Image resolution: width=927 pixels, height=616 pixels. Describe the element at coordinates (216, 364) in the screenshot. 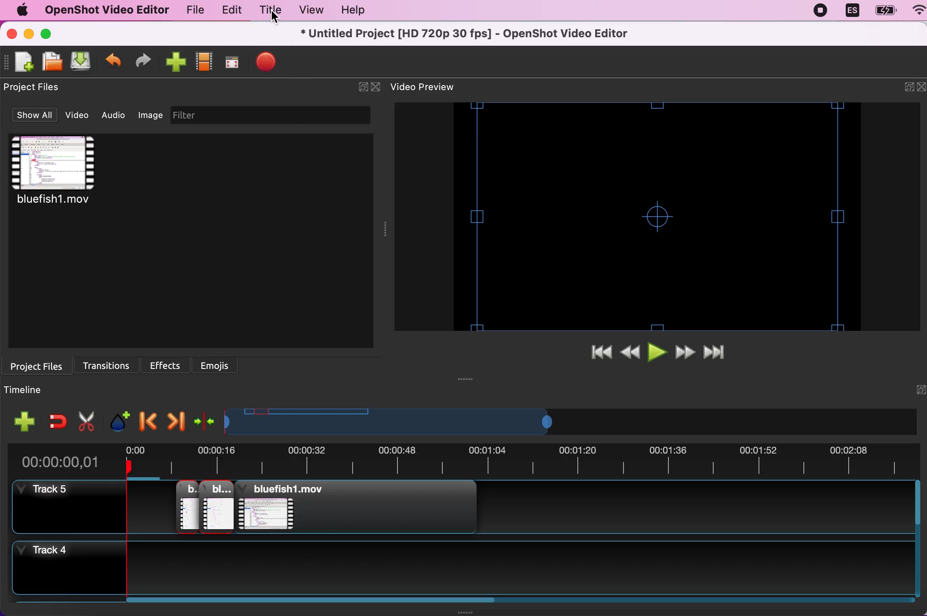

I see `emojis` at that location.